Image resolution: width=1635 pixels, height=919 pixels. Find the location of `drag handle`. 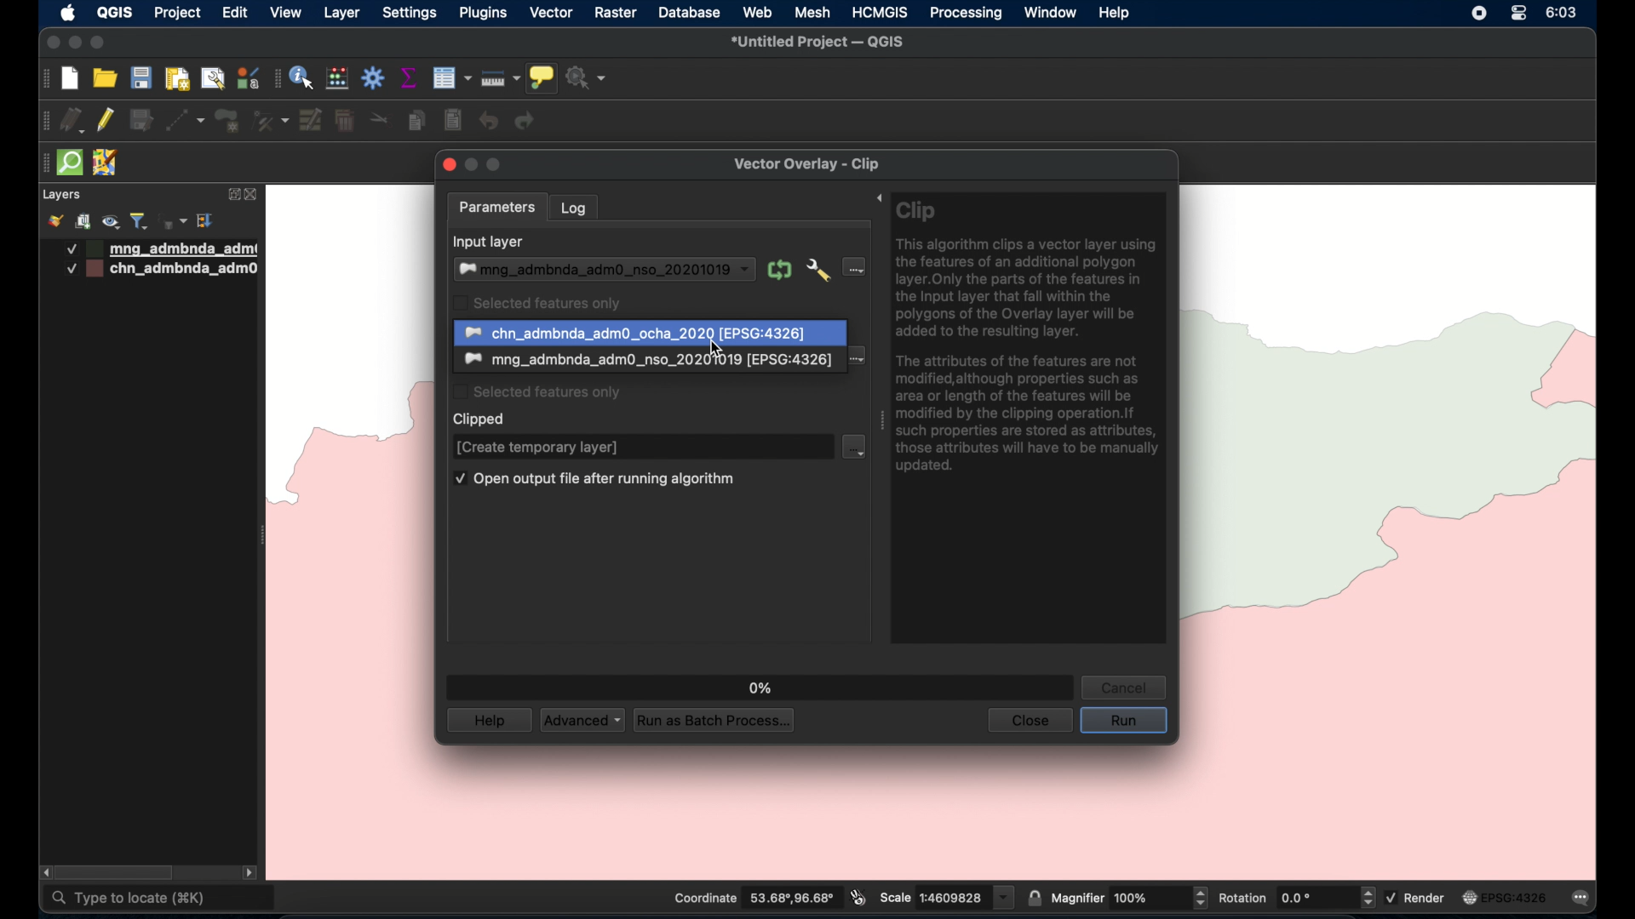

drag handle is located at coordinates (876, 419).